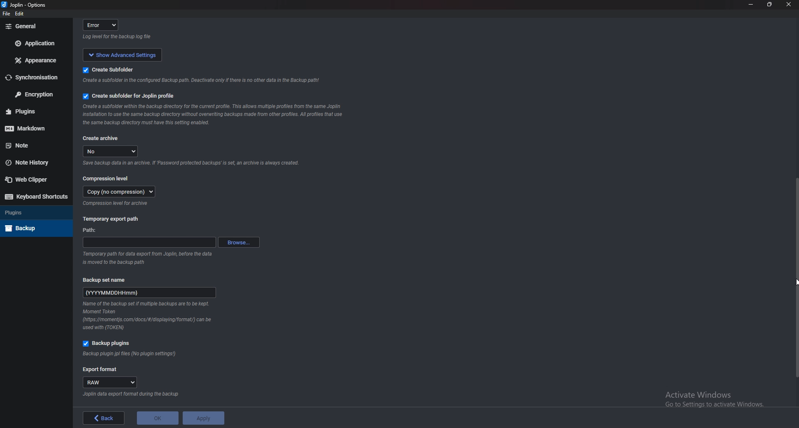 The width and height of the screenshot is (799, 428). Describe the element at coordinates (150, 291) in the screenshot. I see `name` at that location.